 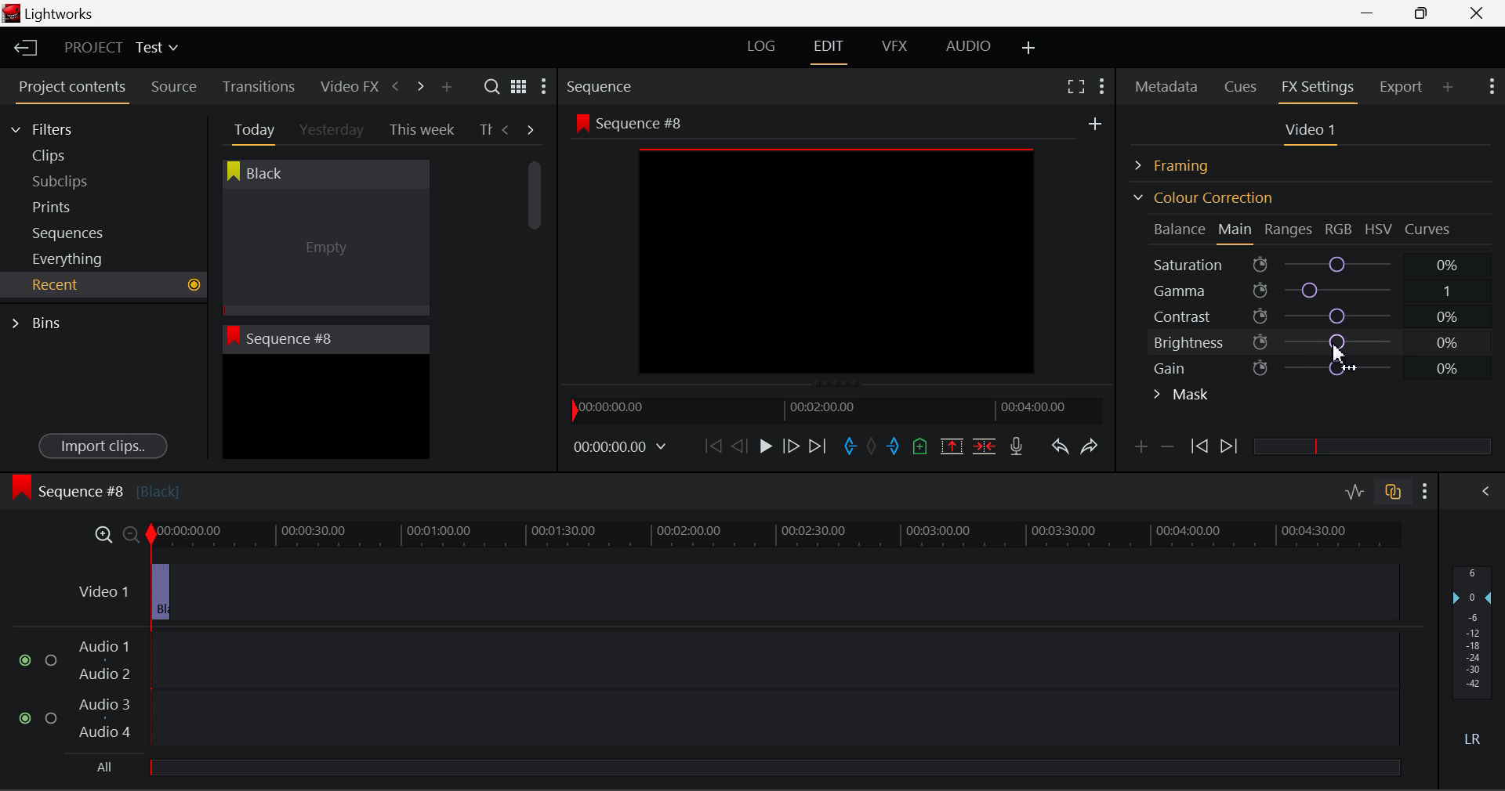 I want to click on Delete keyframe, so click(x=1167, y=450).